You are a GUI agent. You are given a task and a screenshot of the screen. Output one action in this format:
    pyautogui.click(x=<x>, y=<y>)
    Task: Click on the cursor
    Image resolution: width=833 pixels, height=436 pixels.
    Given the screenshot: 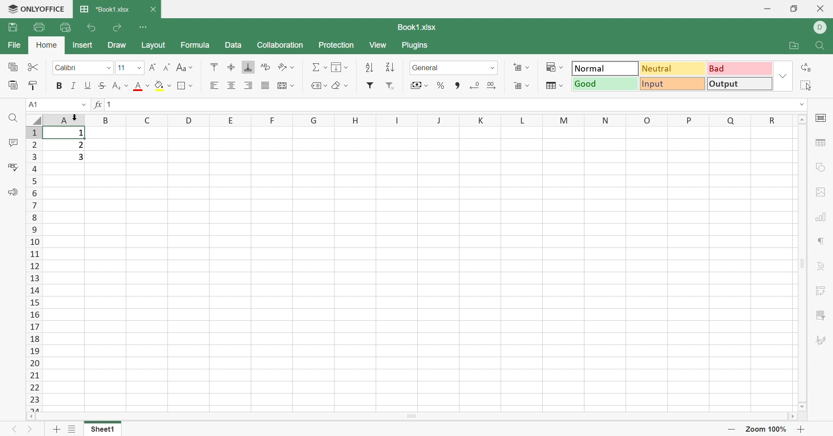 What is the action you would take?
    pyautogui.click(x=73, y=118)
    